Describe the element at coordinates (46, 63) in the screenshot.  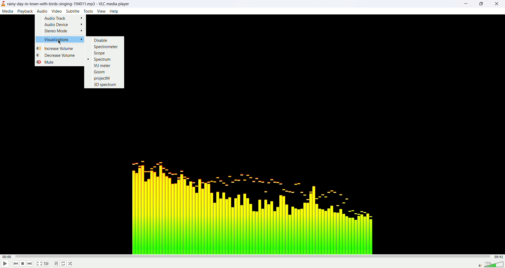
I see `mute` at that location.